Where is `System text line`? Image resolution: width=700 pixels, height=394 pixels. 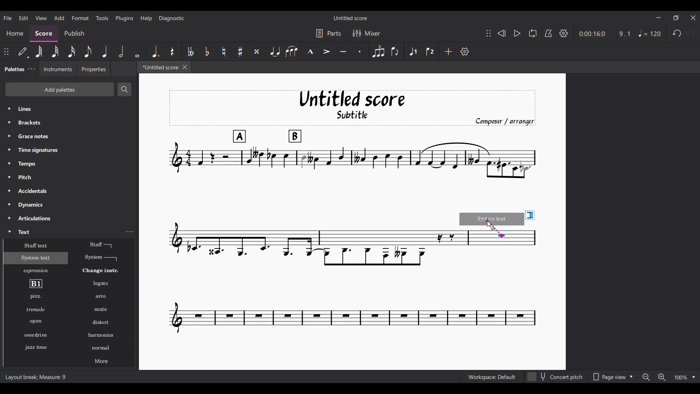
System text line is located at coordinates (101, 258).